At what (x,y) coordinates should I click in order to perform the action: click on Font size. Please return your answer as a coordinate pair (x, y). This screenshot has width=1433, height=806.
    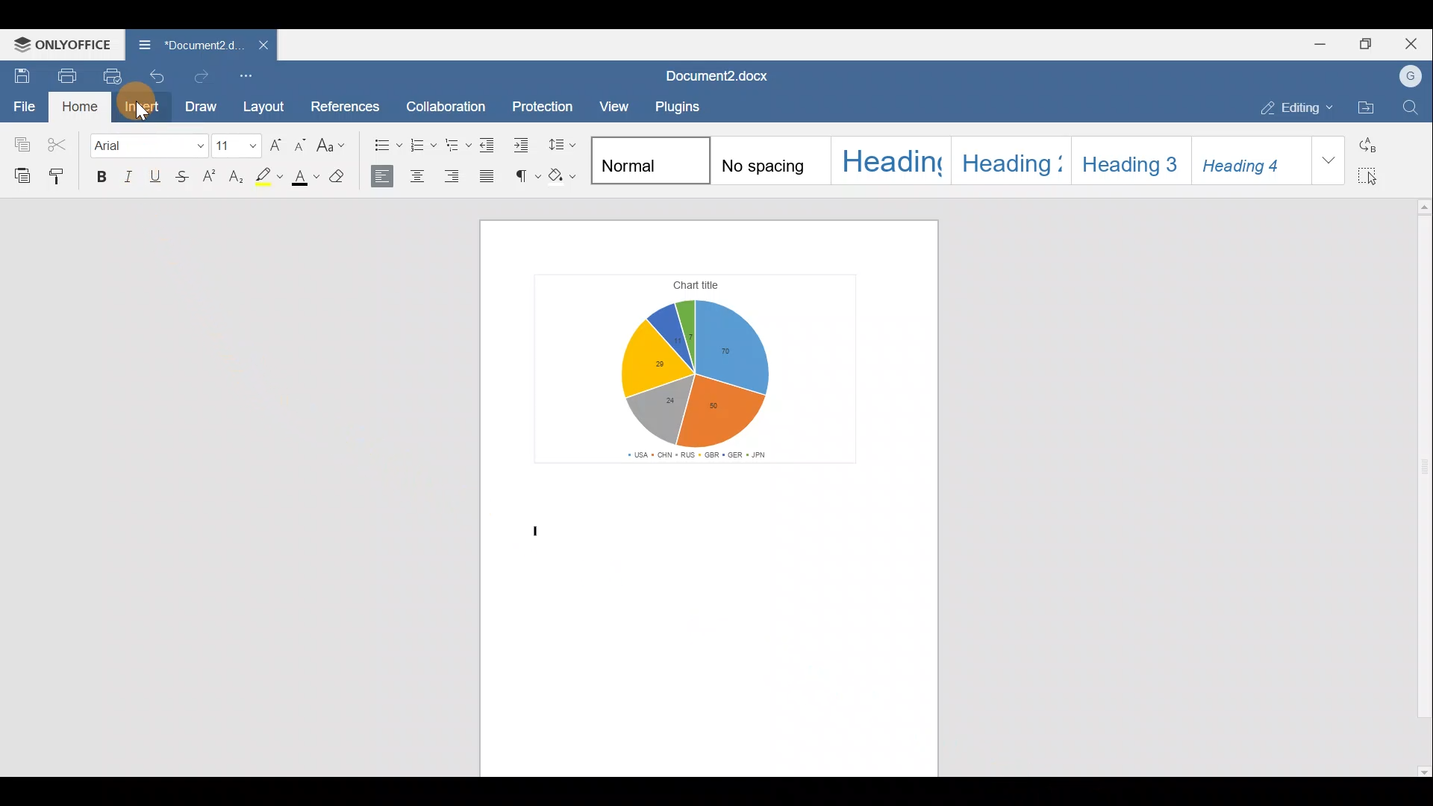
    Looking at the image, I should click on (237, 147).